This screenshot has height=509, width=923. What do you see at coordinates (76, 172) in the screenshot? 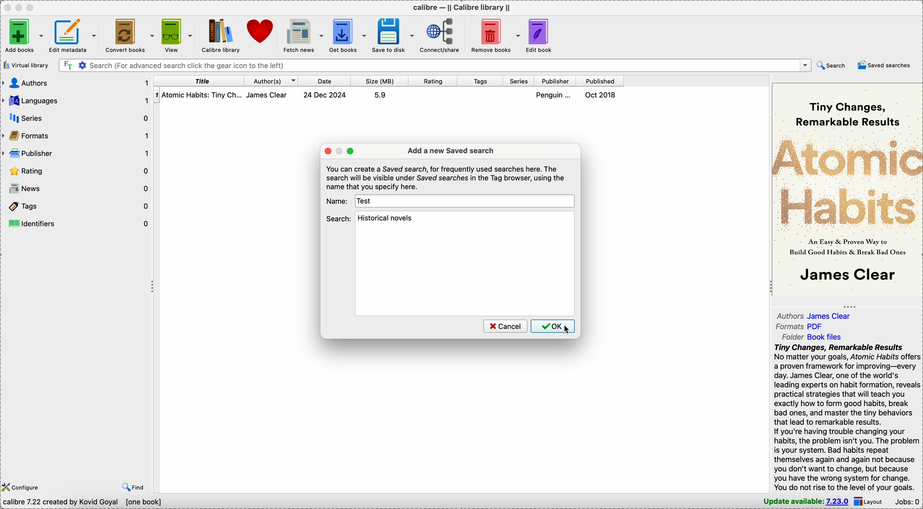
I see `rating` at bounding box center [76, 172].